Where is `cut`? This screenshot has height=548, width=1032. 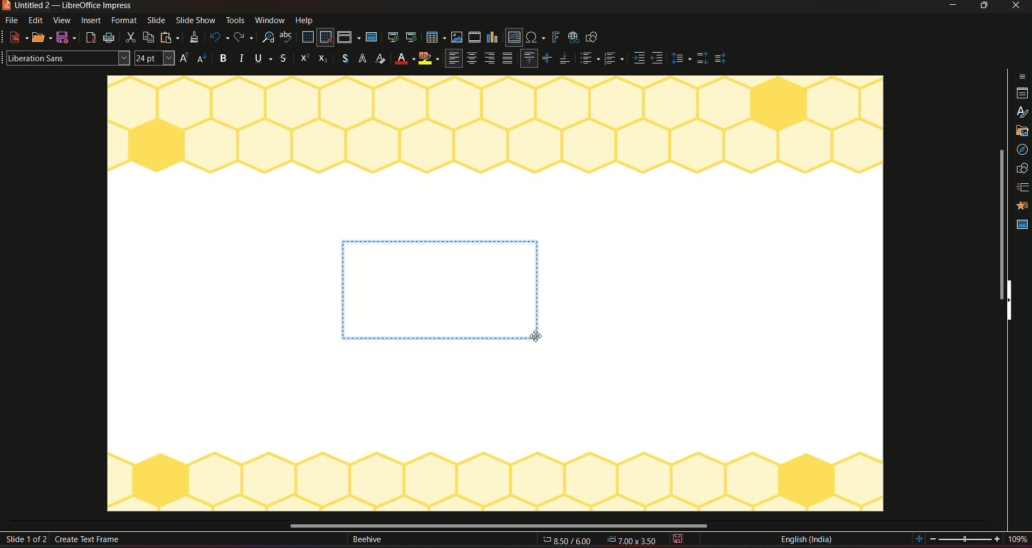
cut is located at coordinates (131, 38).